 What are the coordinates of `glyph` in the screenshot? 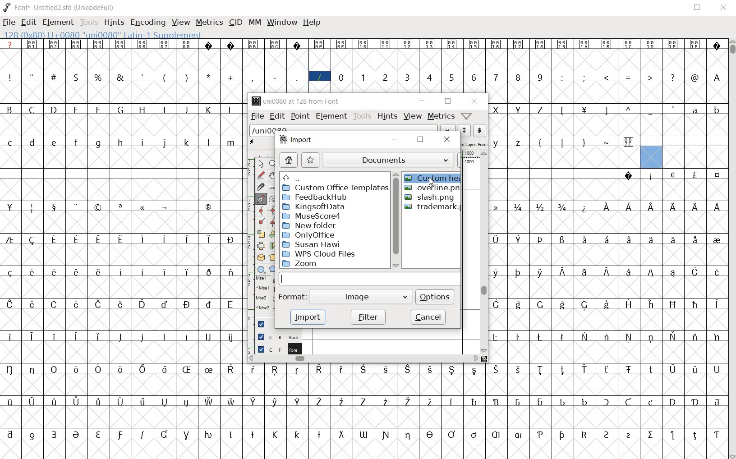 It's located at (407, 77).